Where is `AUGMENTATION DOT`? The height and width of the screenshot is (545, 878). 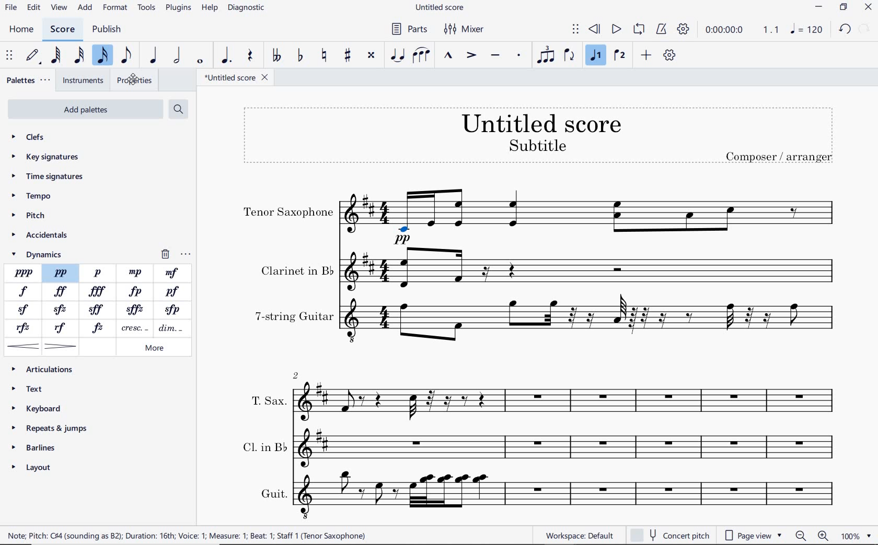
AUGMENTATION DOT is located at coordinates (227, 56).